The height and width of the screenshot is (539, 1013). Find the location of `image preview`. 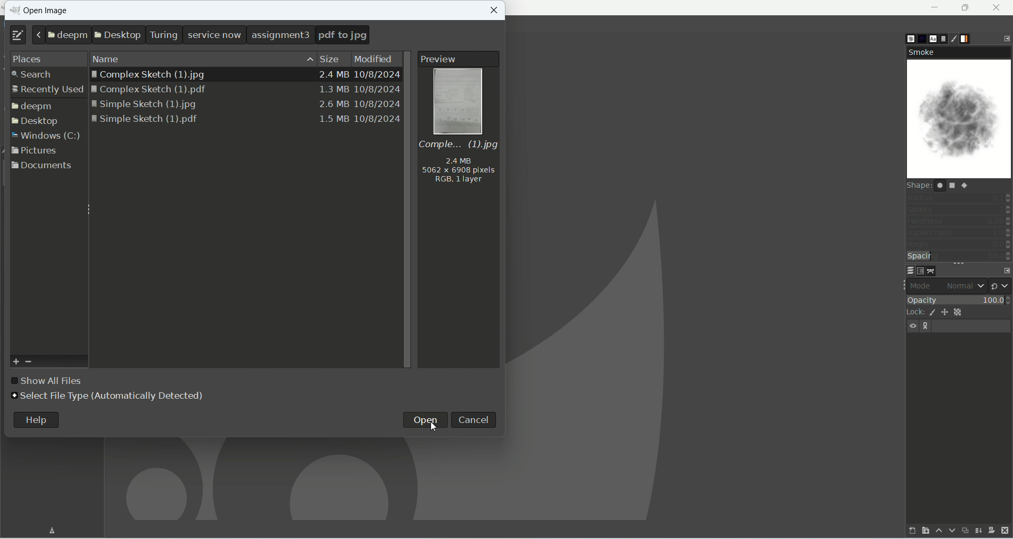

image preview is located at coordinates (457, 100).